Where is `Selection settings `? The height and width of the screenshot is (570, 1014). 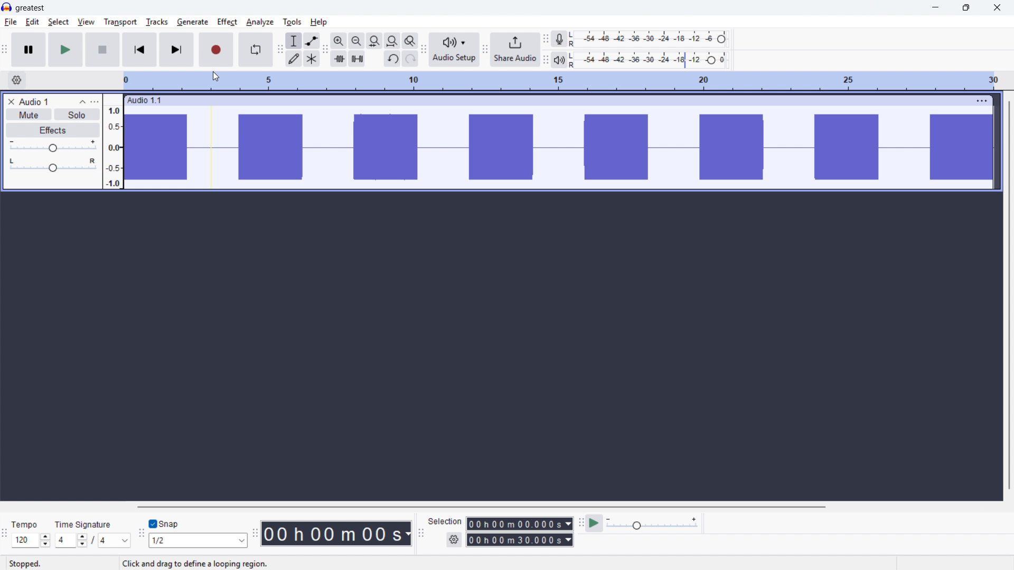
Selection settings  is located at coordinates (453, 539).